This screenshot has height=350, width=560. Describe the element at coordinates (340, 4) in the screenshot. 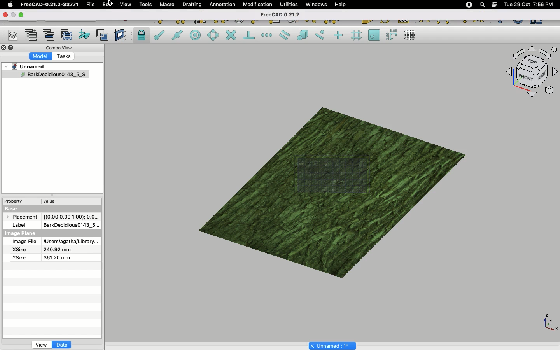

I see `Help` at that location.